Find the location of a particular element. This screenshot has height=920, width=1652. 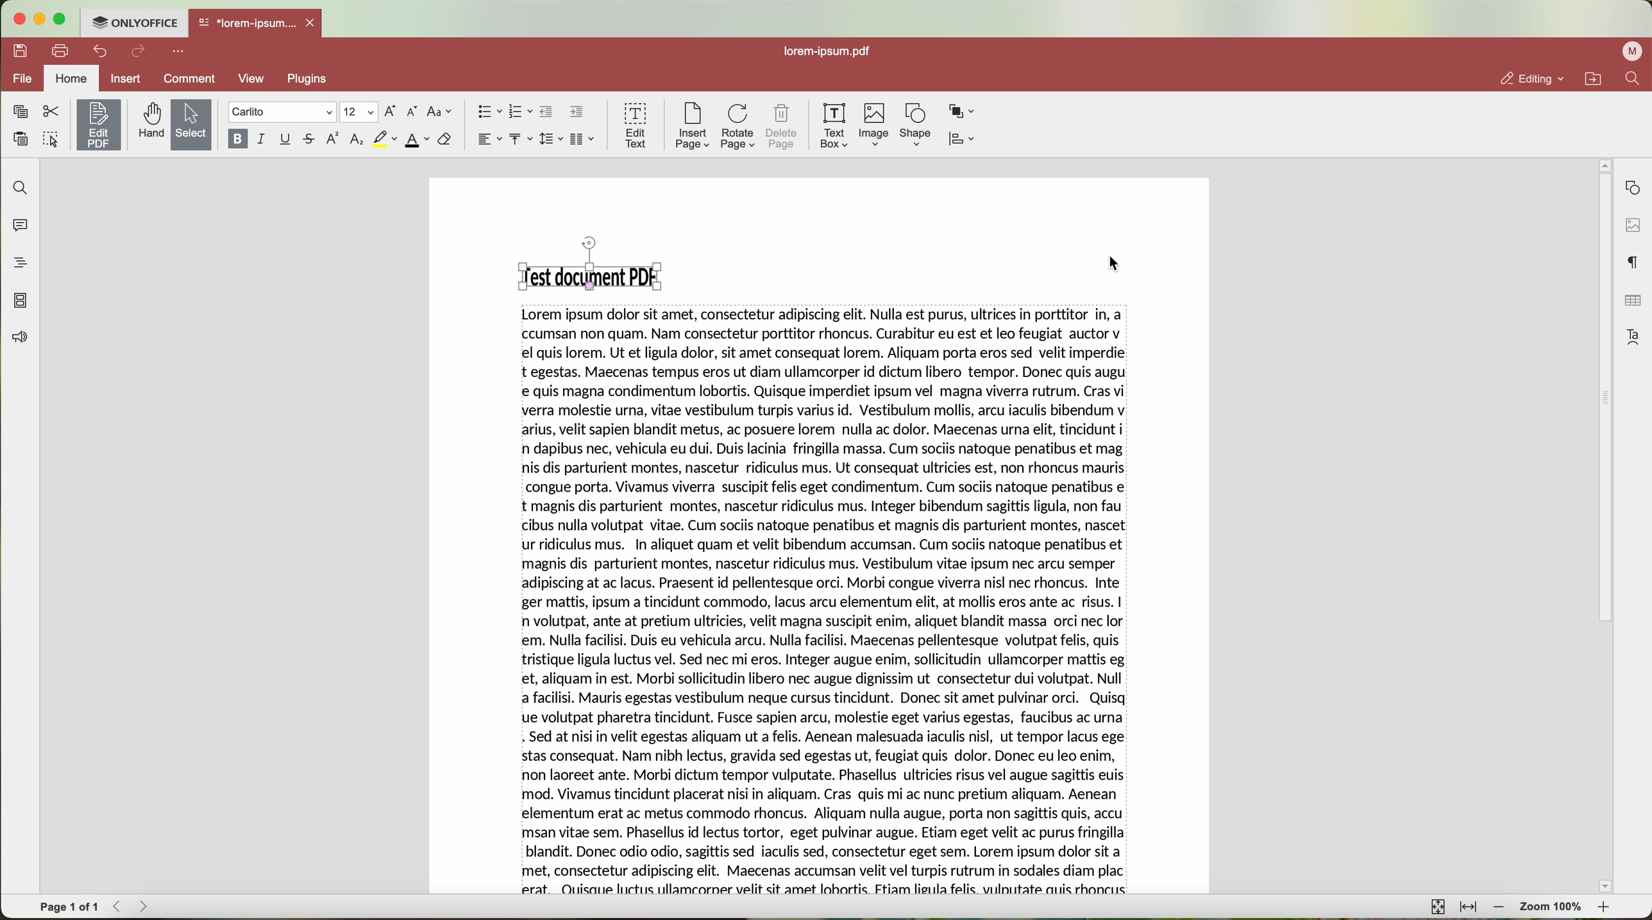

arrange shape is located at coordinates (963, 112).